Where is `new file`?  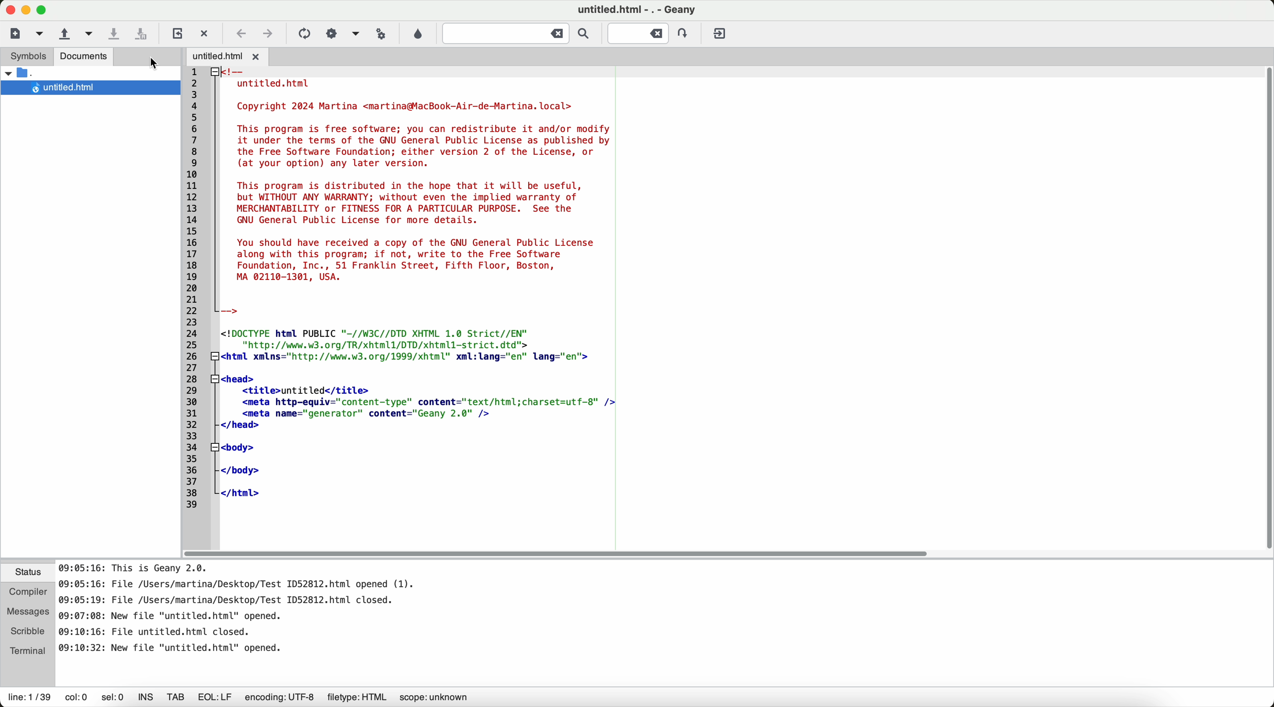 new file is located at coordinates (13, 33).